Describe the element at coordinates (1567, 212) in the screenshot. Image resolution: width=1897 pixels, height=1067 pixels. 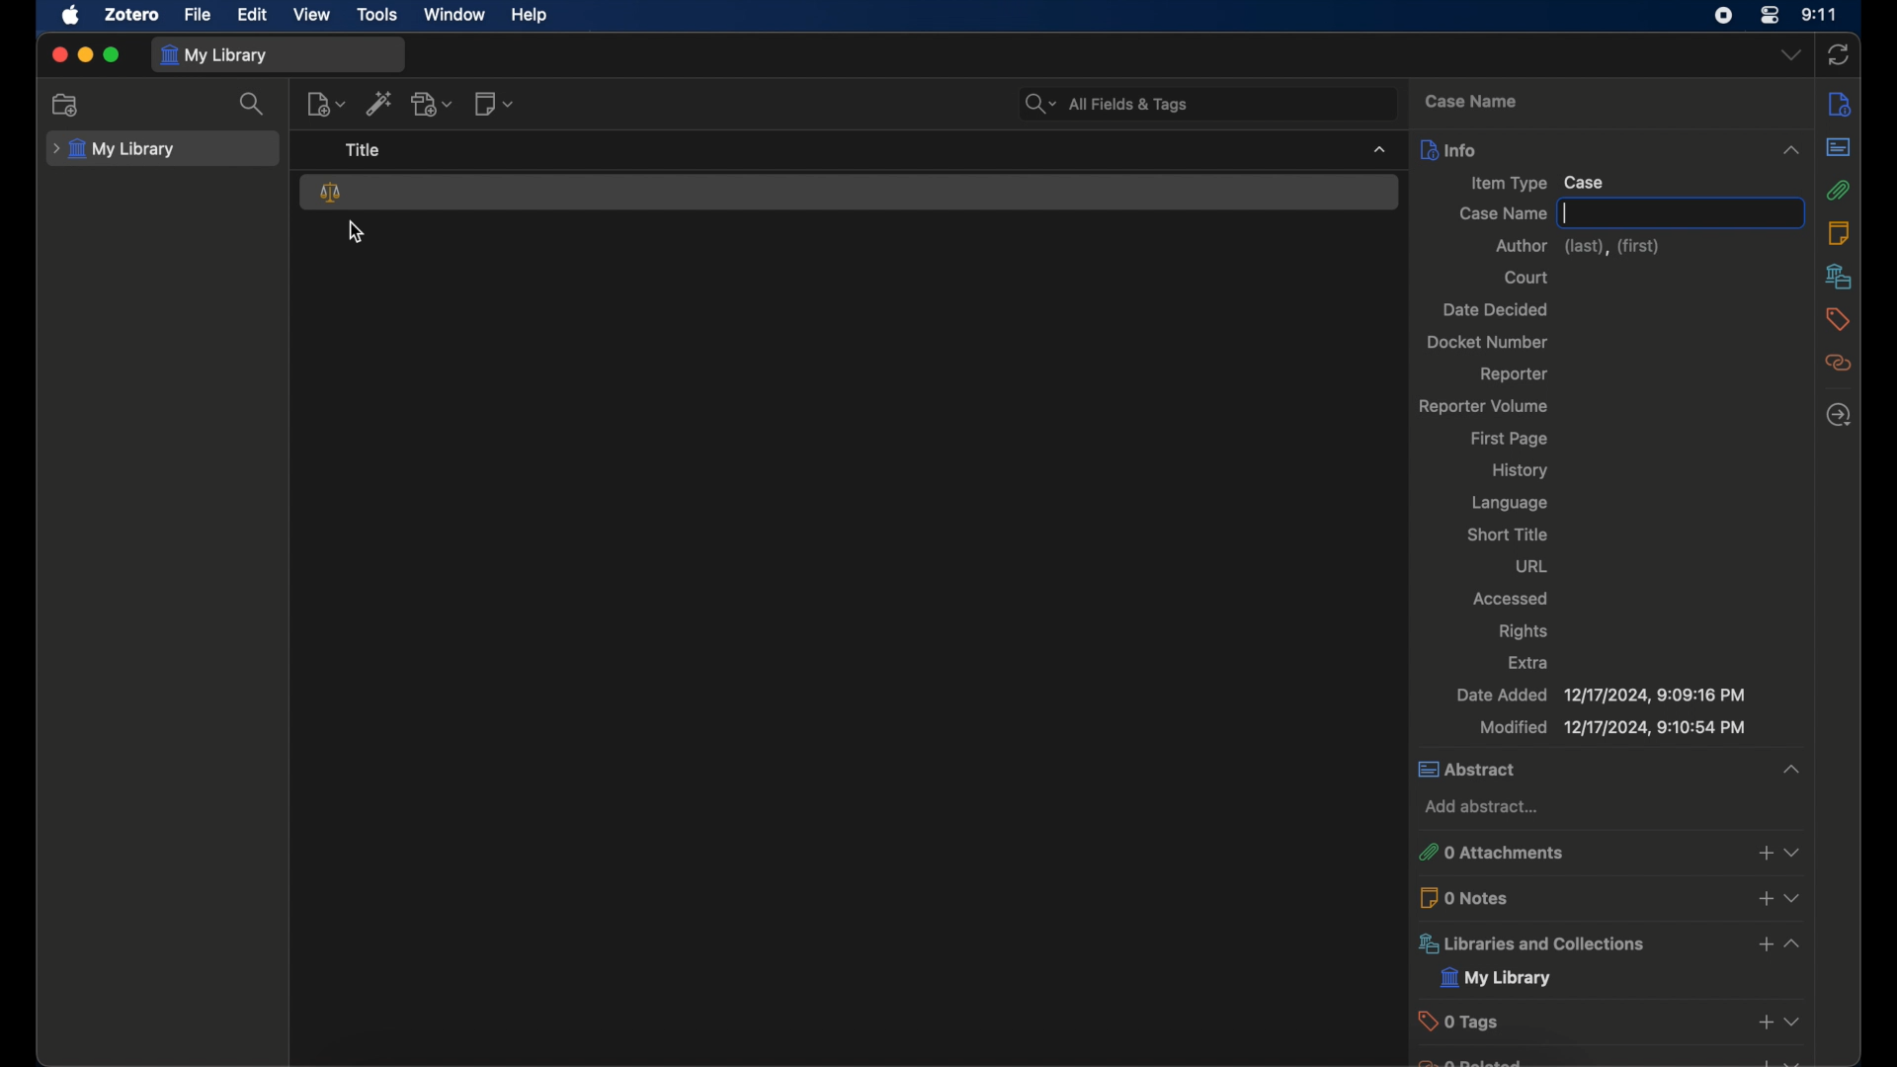
I see `text cursor` at that location.